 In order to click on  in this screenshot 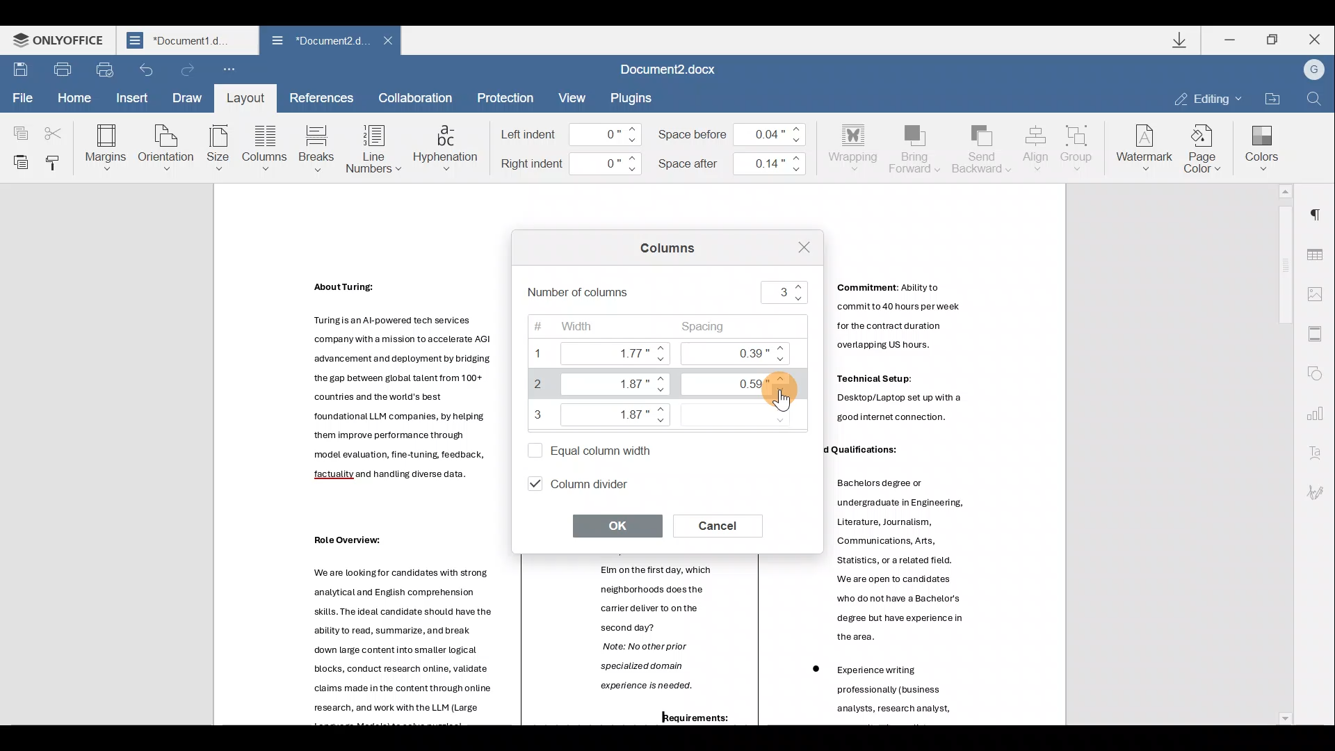, I will do `click(339, 286)`.